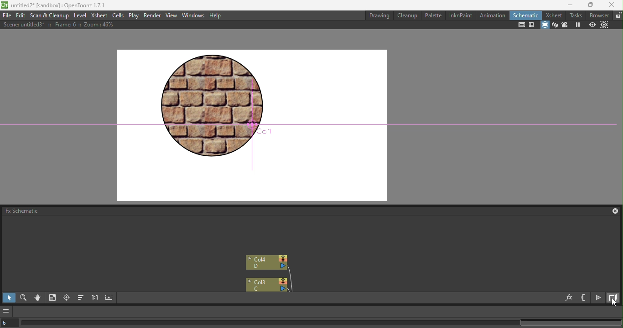 This screenshot has width=623, height=328. I want to click on Camera stand view, so click(545, 25).